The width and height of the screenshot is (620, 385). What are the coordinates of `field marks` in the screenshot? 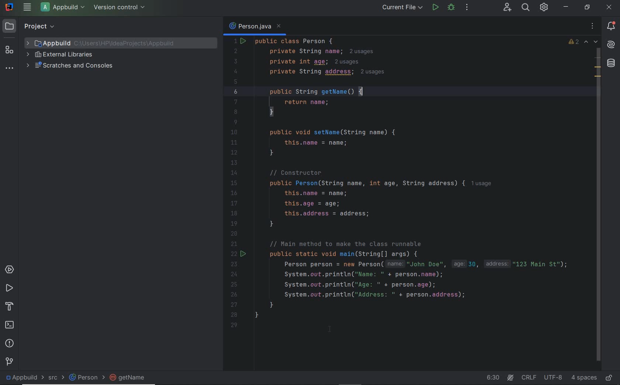 It's located at (597, 70).